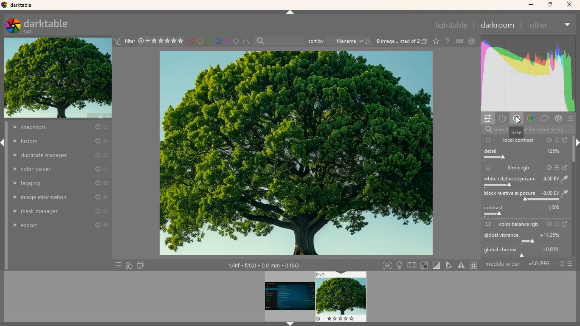 The image size is (580, 326). What do you see at coordinates (557, 168) in the screenshot?
I see `more` at bounding box center [557, 168].